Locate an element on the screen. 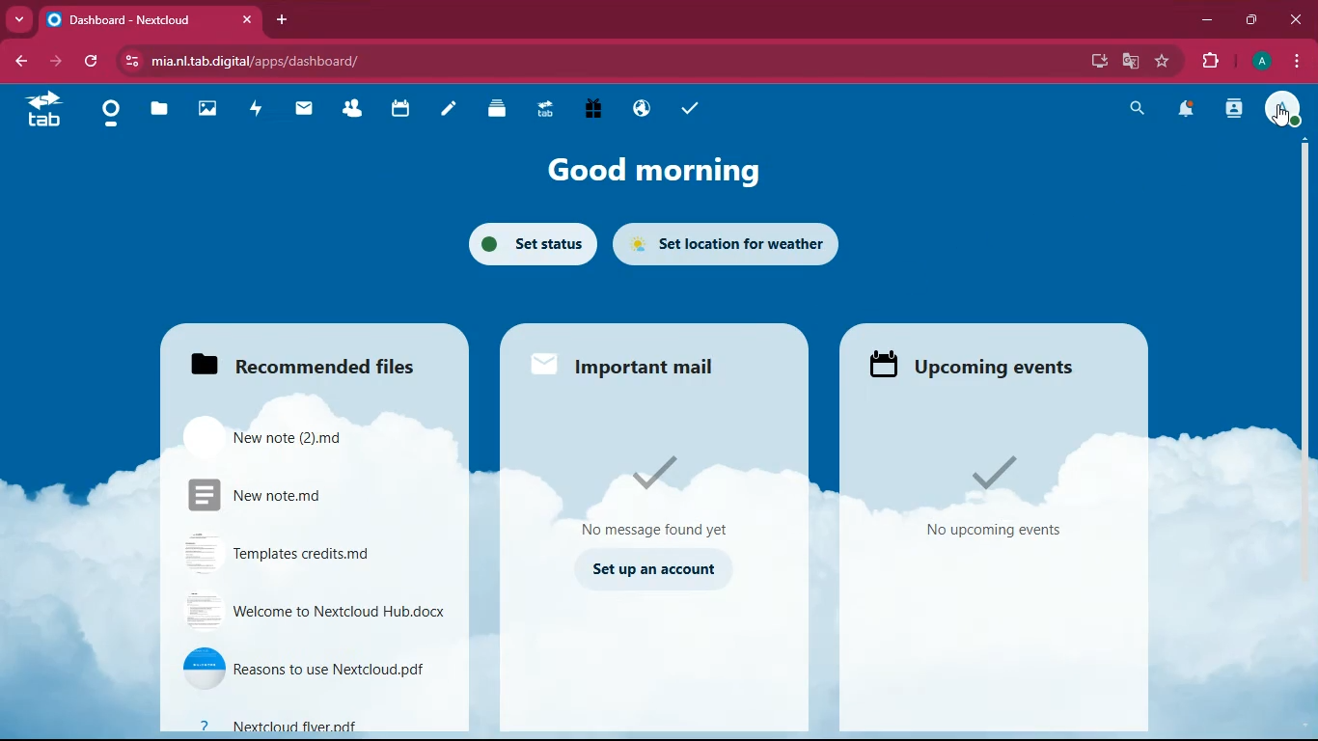 This screenshot has height=741, width=1318. good morning is located at coordinates (649, 170).